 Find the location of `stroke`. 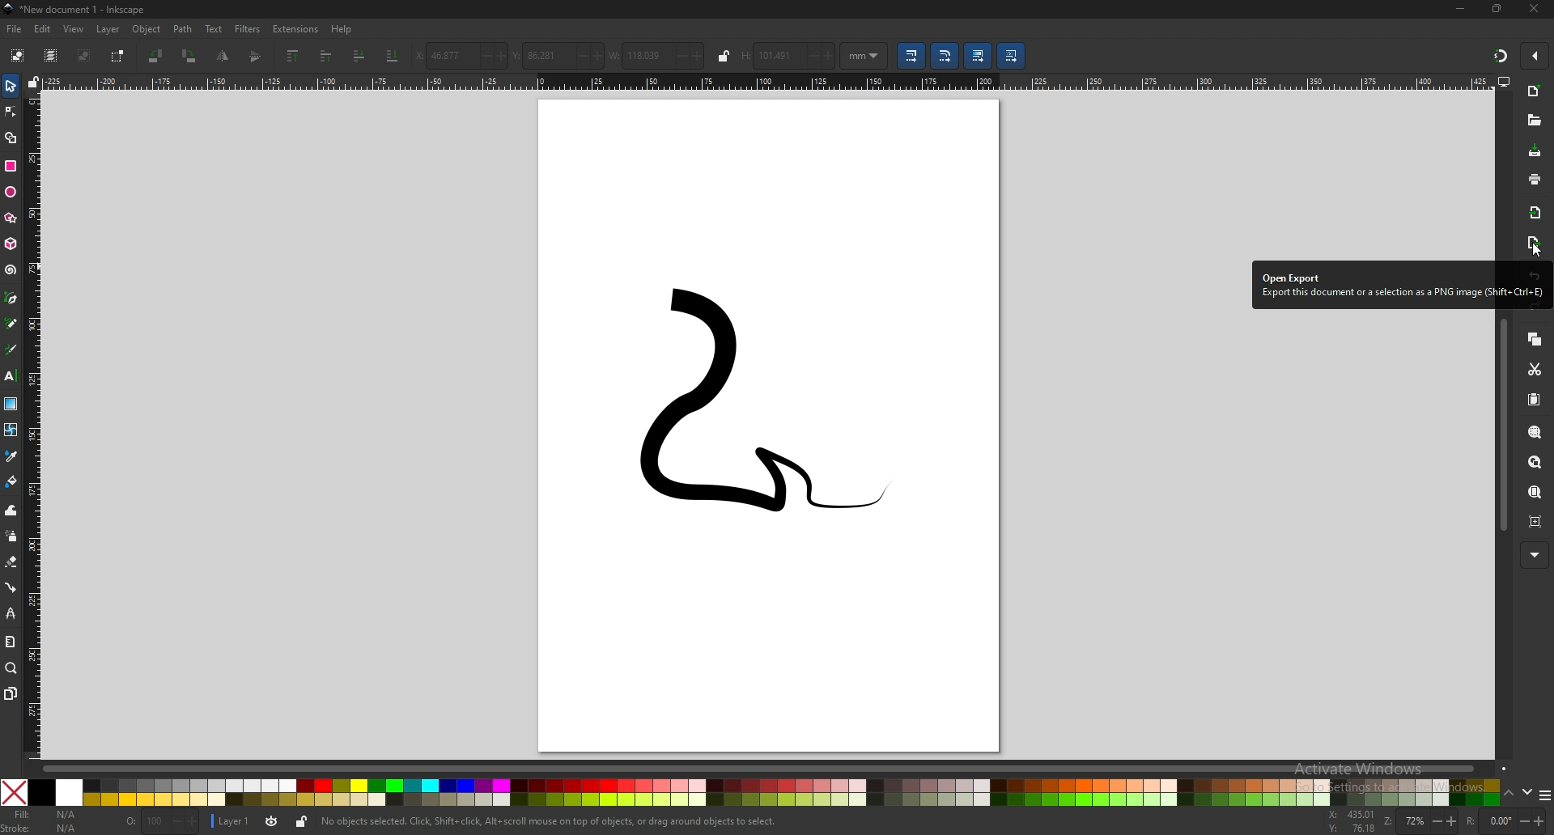

stroke is located at coordinates (40, 829).